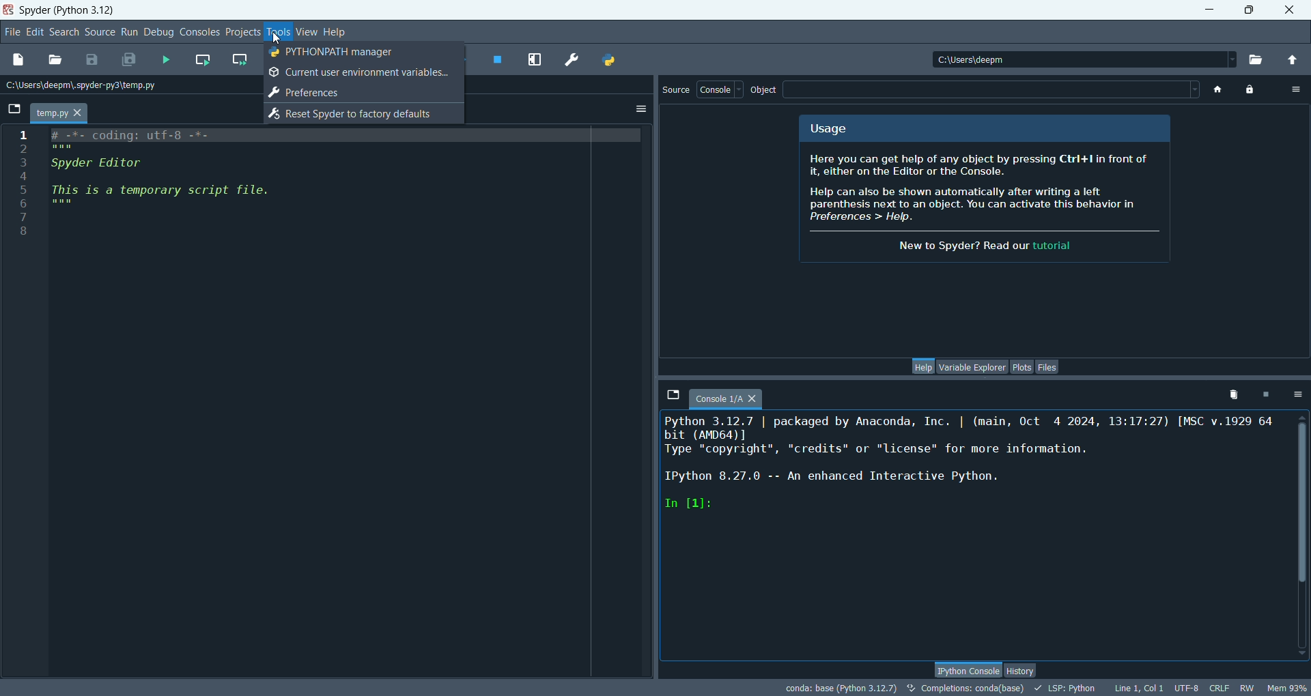 The image size is (1311, 696). What do you see at coordinates (1047, 367) in the screenshot?
I see `files` at bounding box center [1047, 367].